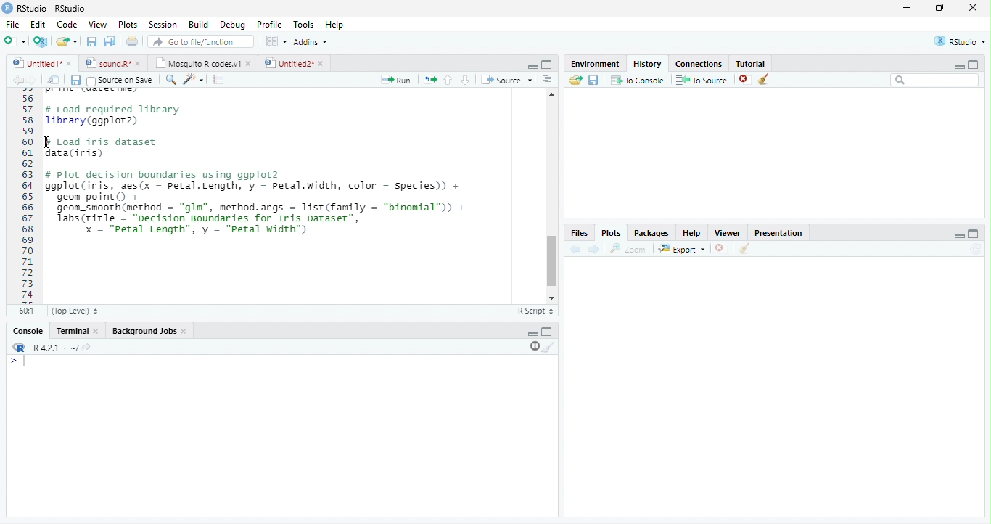  What do you see at coordinates (593, 250) in the screenshot?
I see `forward` at bounding box center [593, 250].